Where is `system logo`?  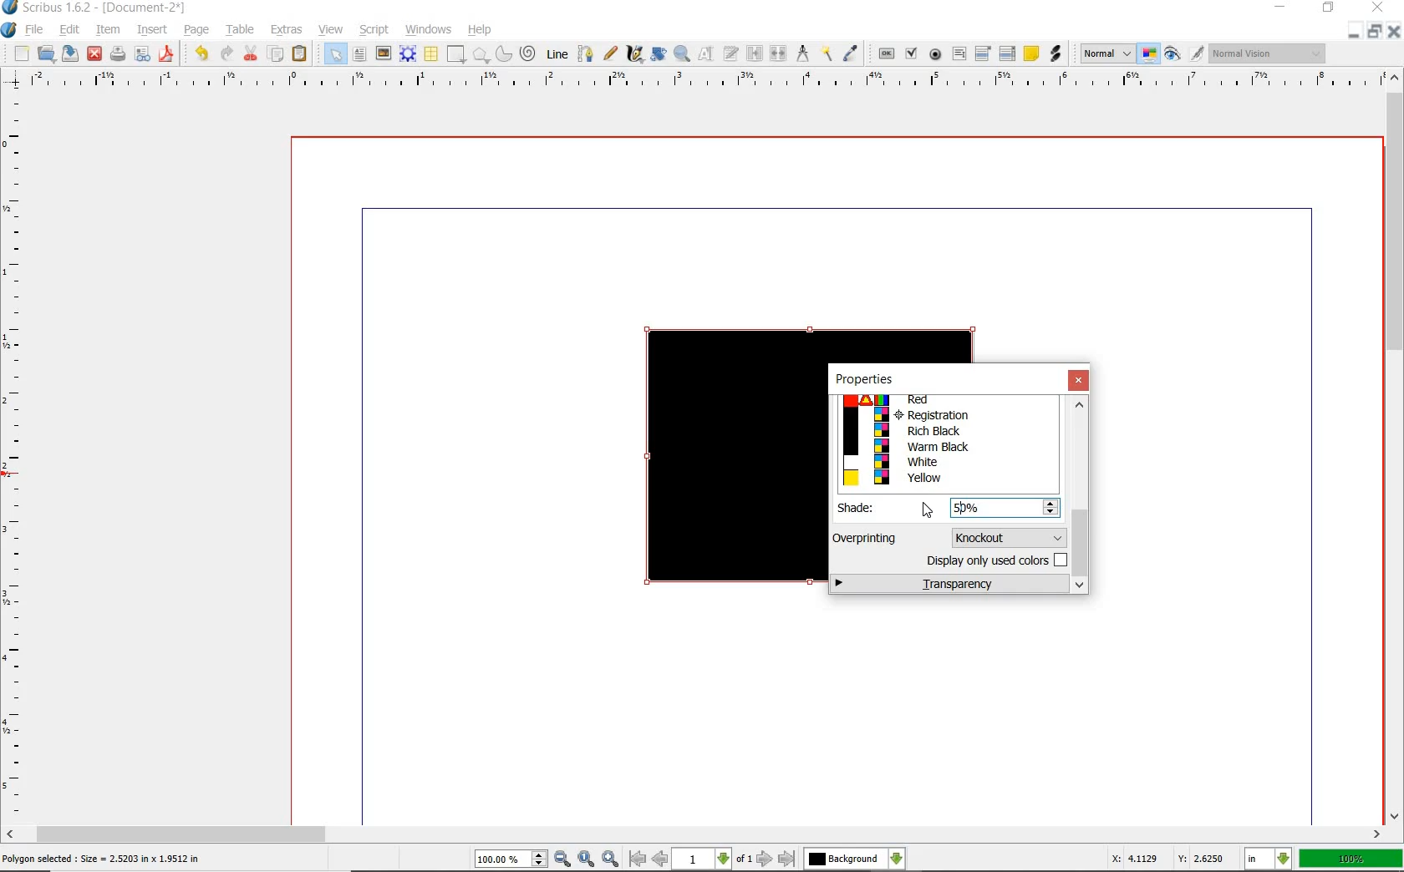 system logo is located at coordinates (10, 31).